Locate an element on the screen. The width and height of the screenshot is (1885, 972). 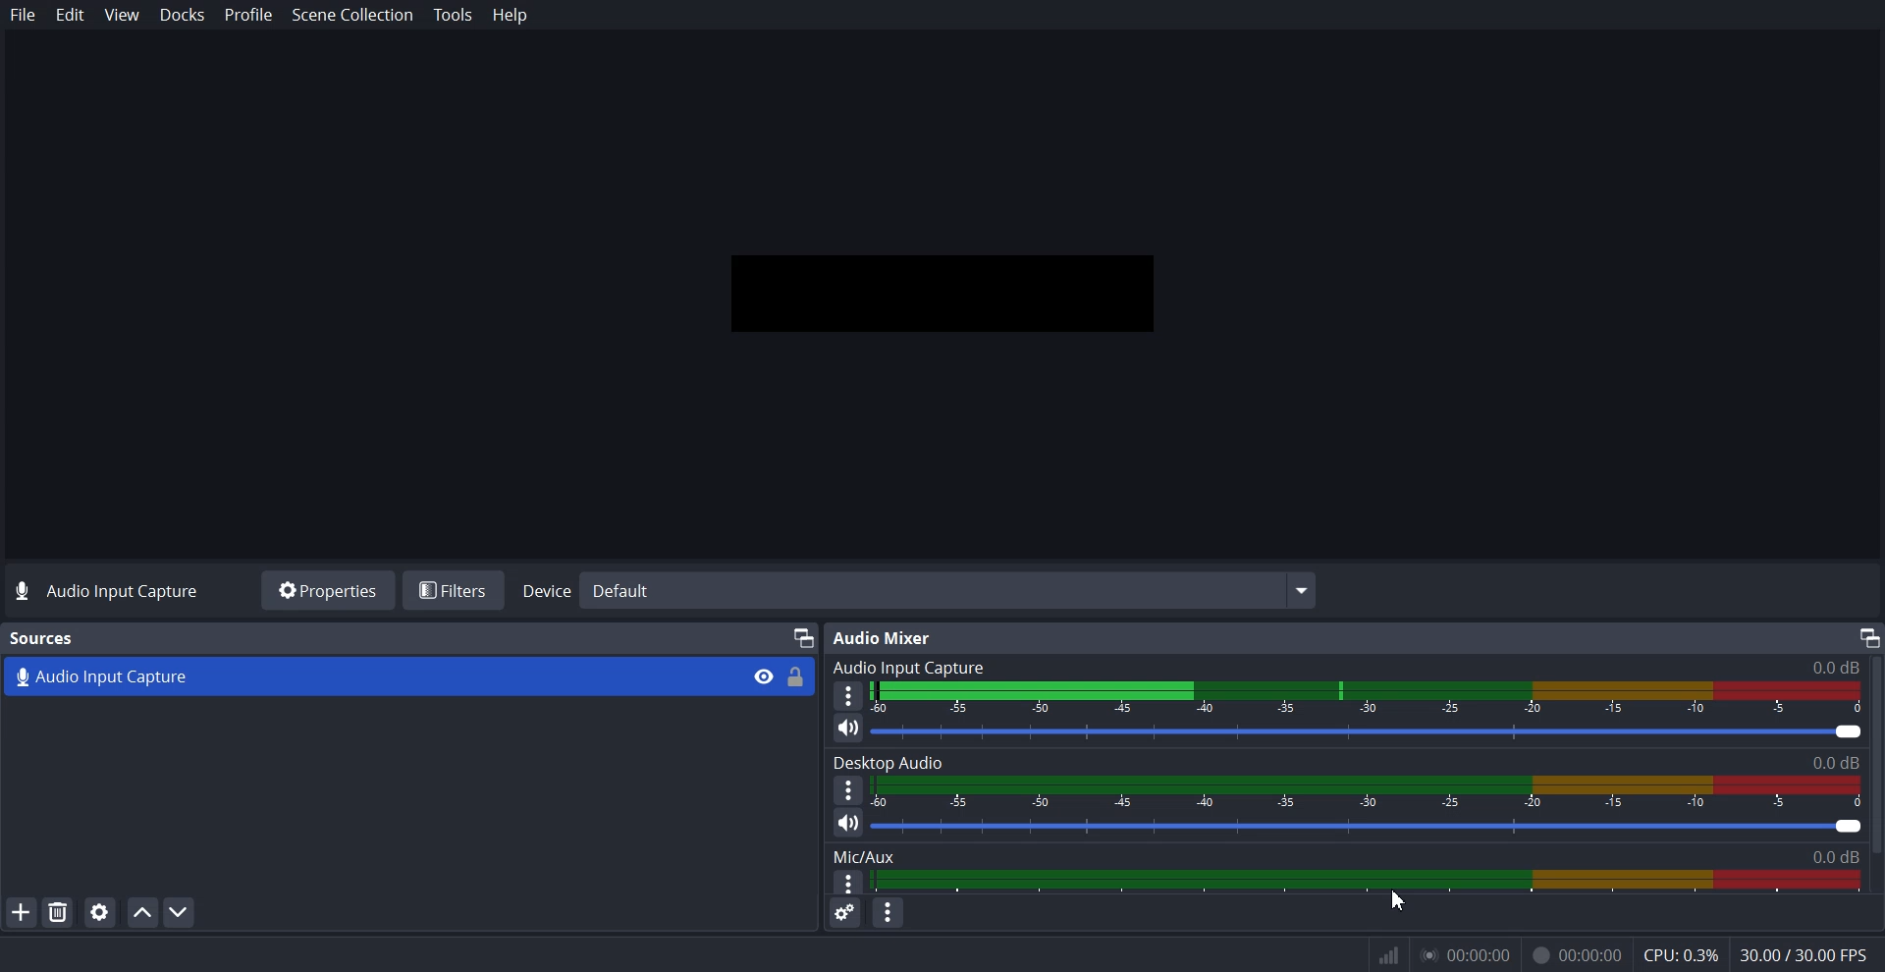
Audio Input capture is located at coordinates (1354, 663).